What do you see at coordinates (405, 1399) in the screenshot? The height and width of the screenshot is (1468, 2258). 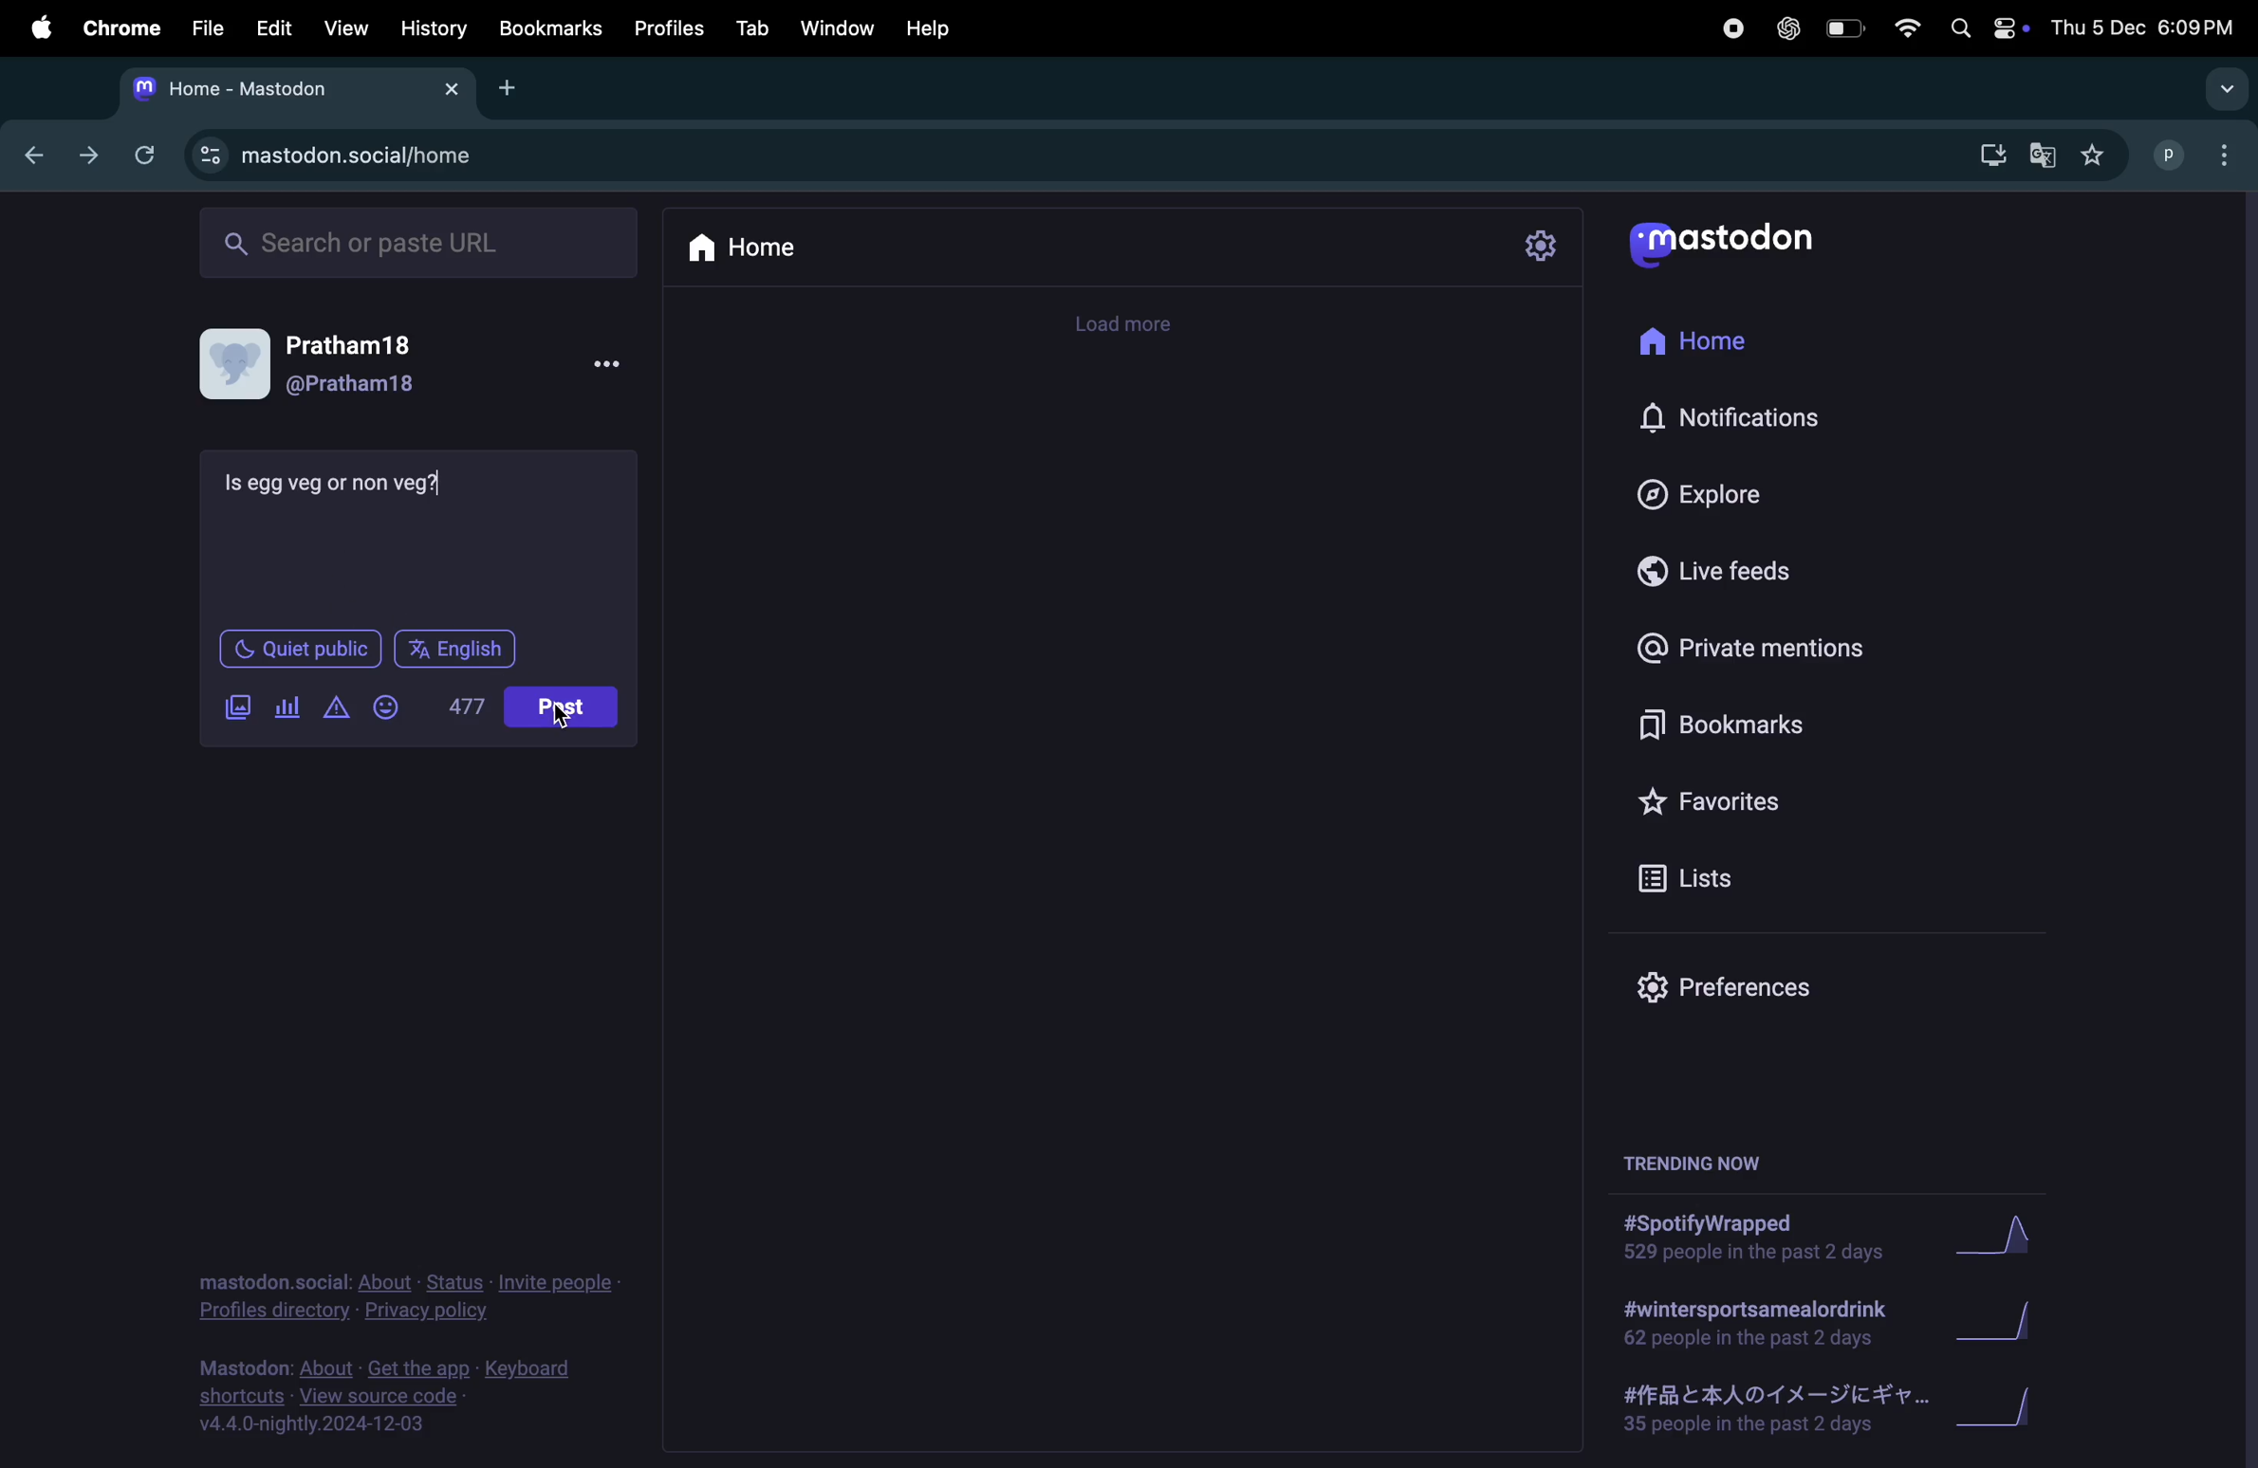 I see `view source code` at bounding box center [405, 1399].